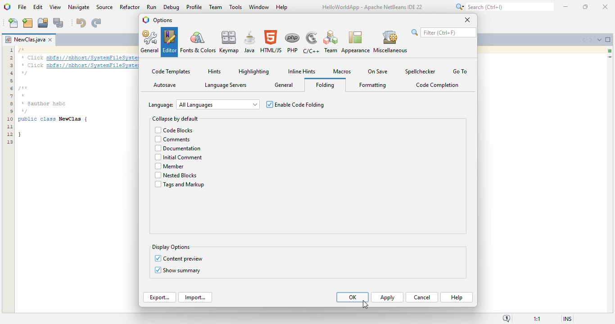 The image size is (615, 324). I want to click on team, so click(216, 7).